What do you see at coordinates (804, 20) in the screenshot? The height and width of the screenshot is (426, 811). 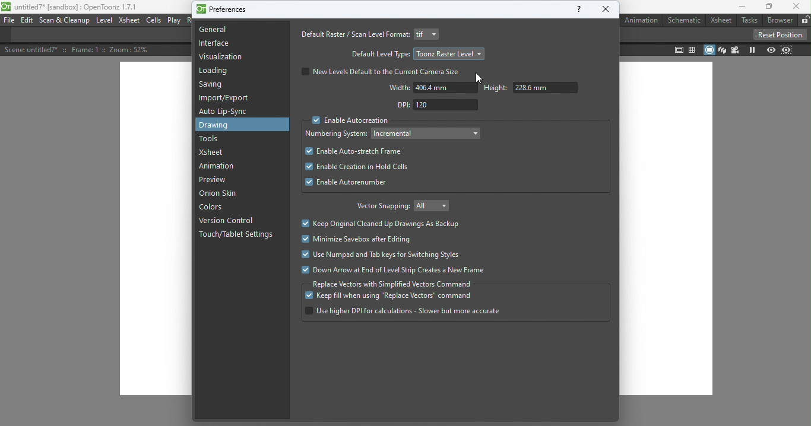 I see `Lock rooms tab` at bounding box center [804, 20].